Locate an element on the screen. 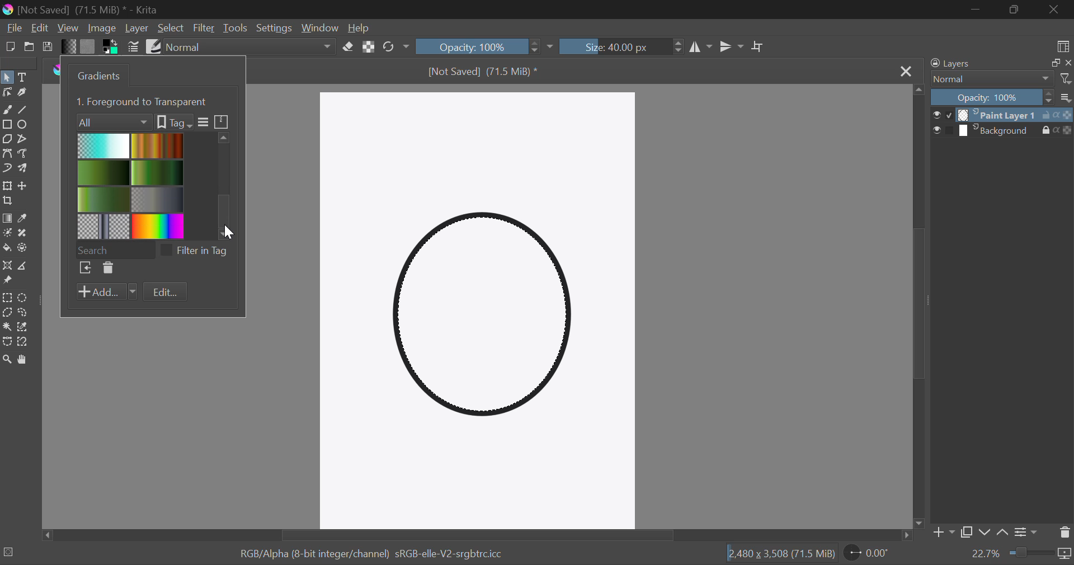  Freehand Selection is located at coordinates (26, 312).